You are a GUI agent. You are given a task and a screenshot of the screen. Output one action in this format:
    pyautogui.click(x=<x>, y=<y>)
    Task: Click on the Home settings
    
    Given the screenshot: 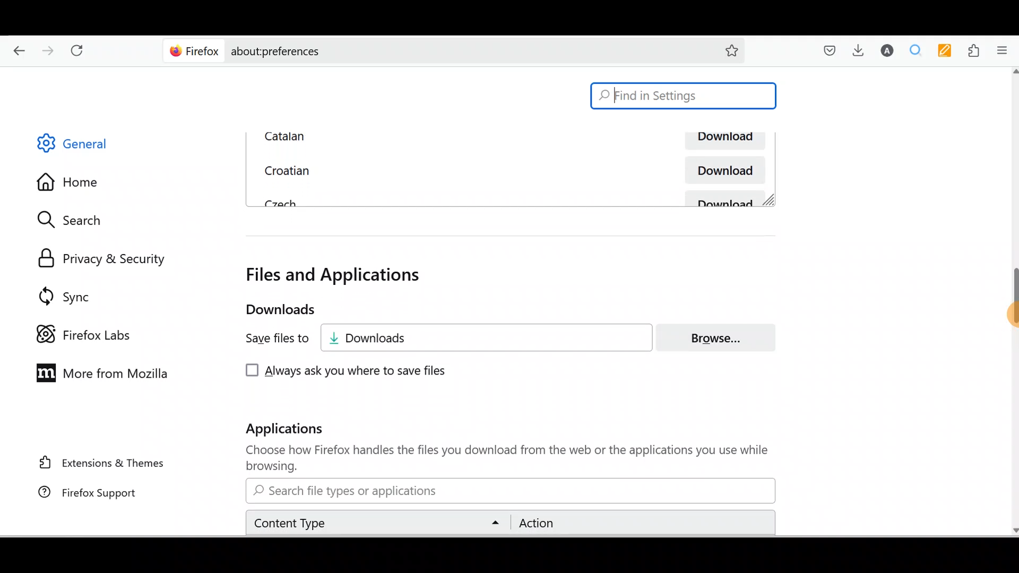 What is the action you would take?
    pyautogui.click(x=68, y=180)
    